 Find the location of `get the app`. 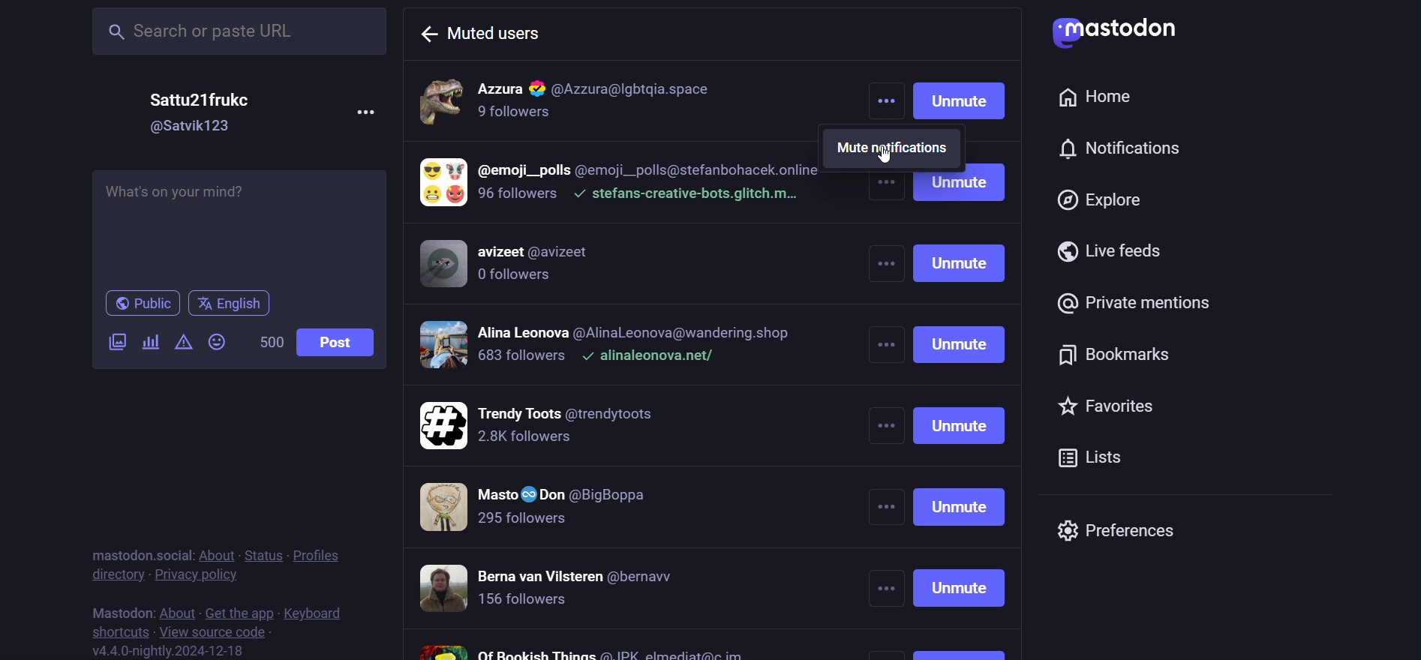

get the app is located at coordinates (239, 609).